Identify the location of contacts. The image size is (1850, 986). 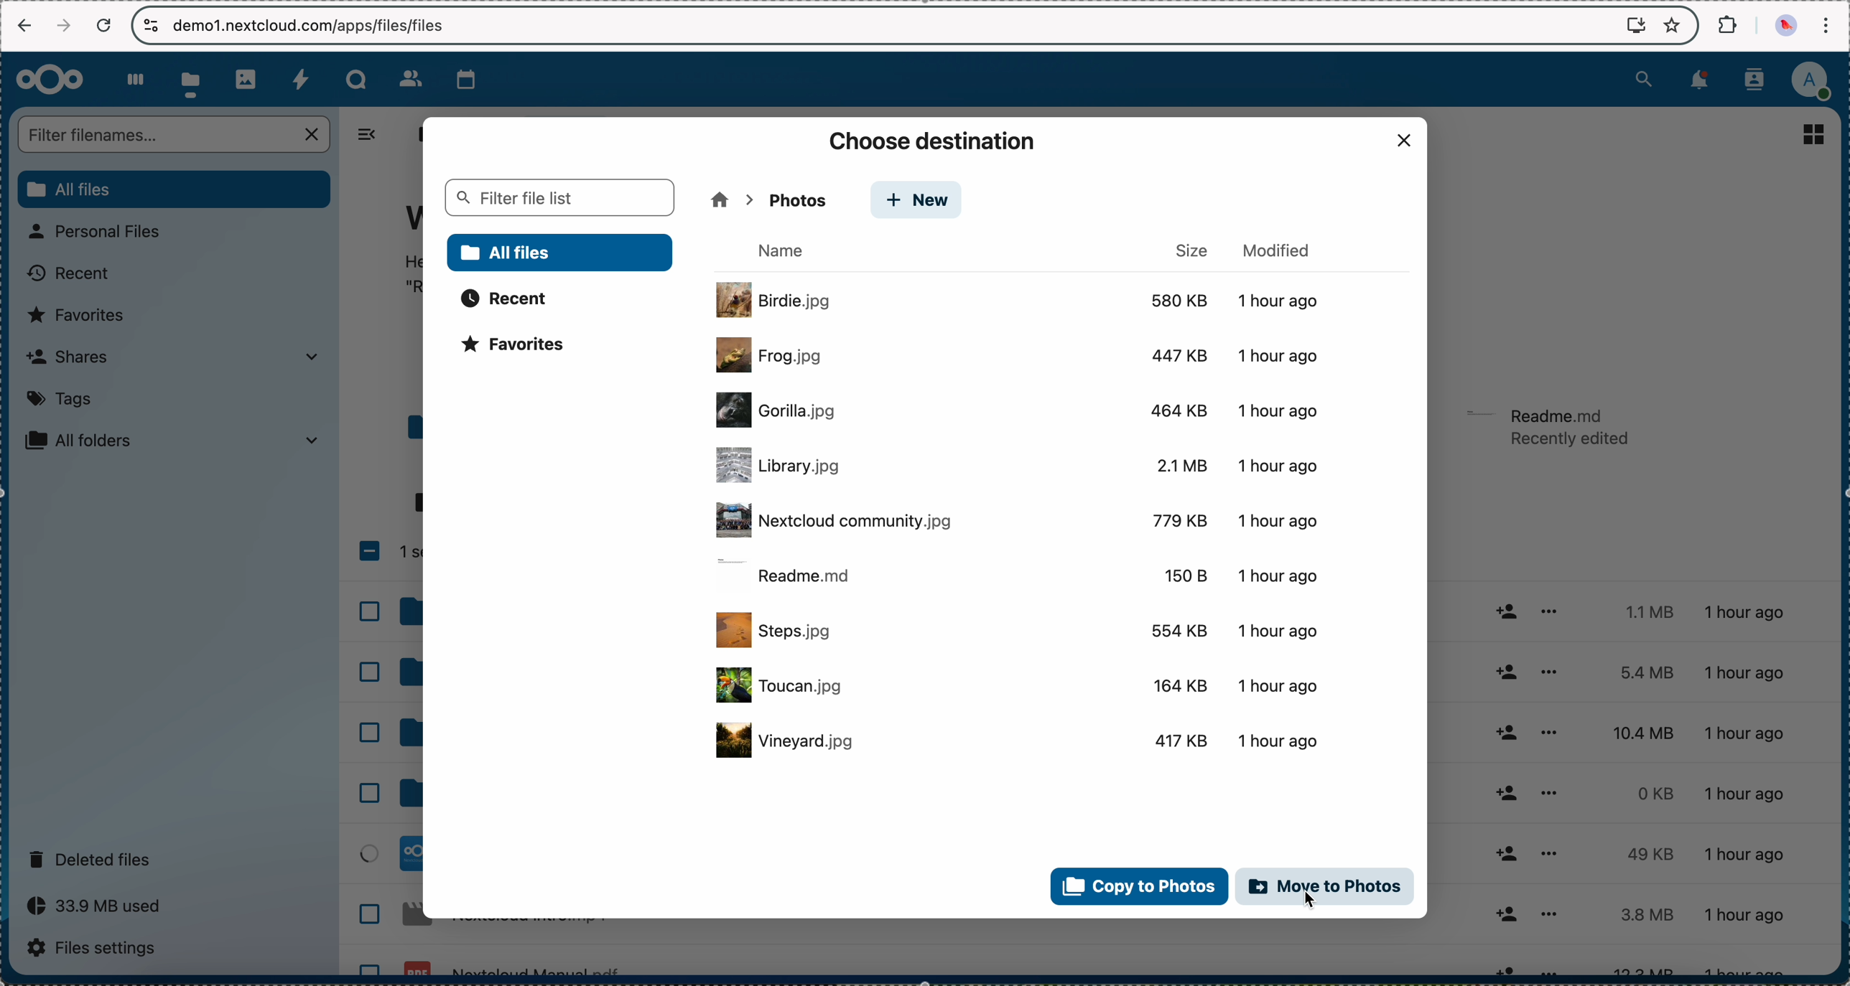
(1759, 78).